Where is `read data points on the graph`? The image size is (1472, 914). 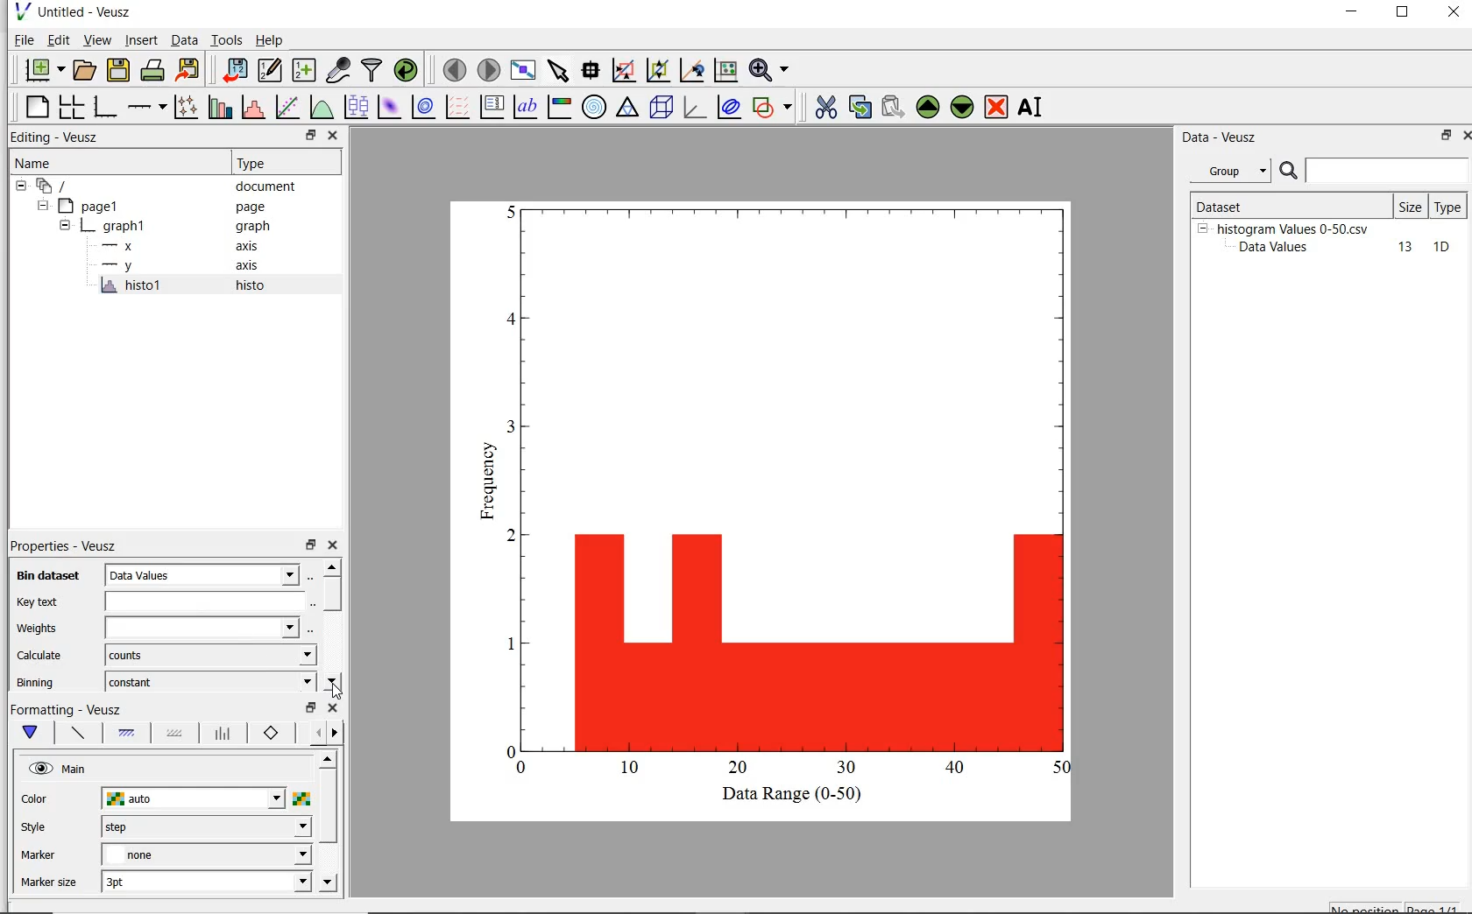
read data points on the graph is located at coordinates (592, 70).